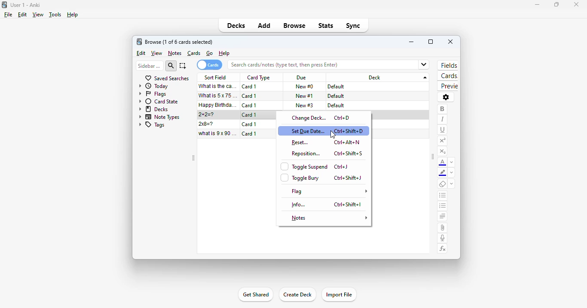 The image size is (587, 308). I want to click on cards, so click(209, 65).